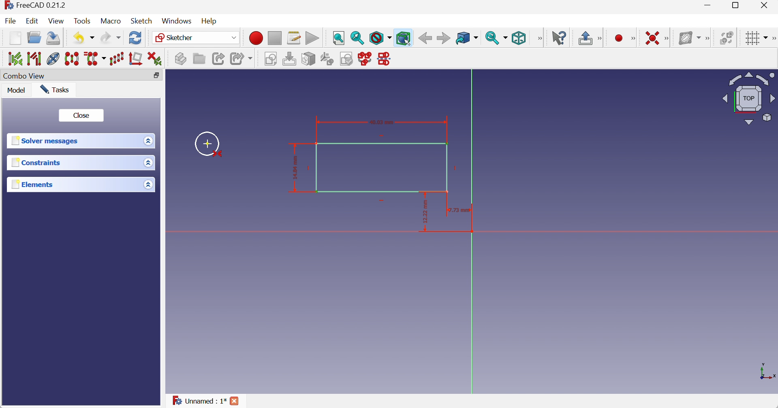 This screenshot has width=778, height=408. I want to click on Map sketch to face..., so click(308, 59).